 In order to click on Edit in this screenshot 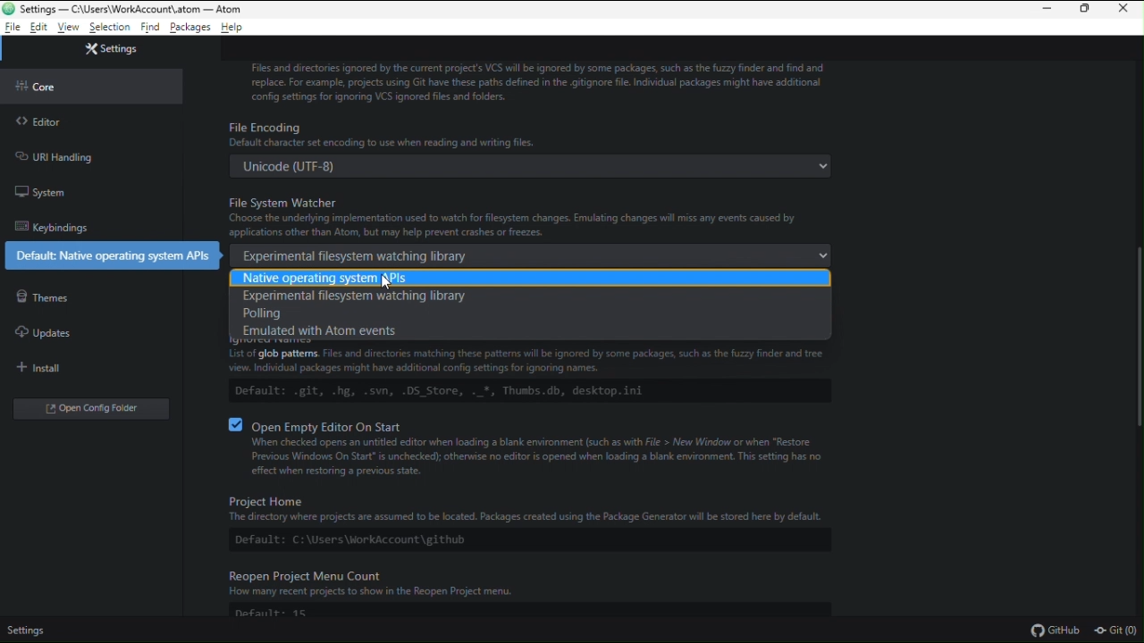, I will do `click(39, 28)`.